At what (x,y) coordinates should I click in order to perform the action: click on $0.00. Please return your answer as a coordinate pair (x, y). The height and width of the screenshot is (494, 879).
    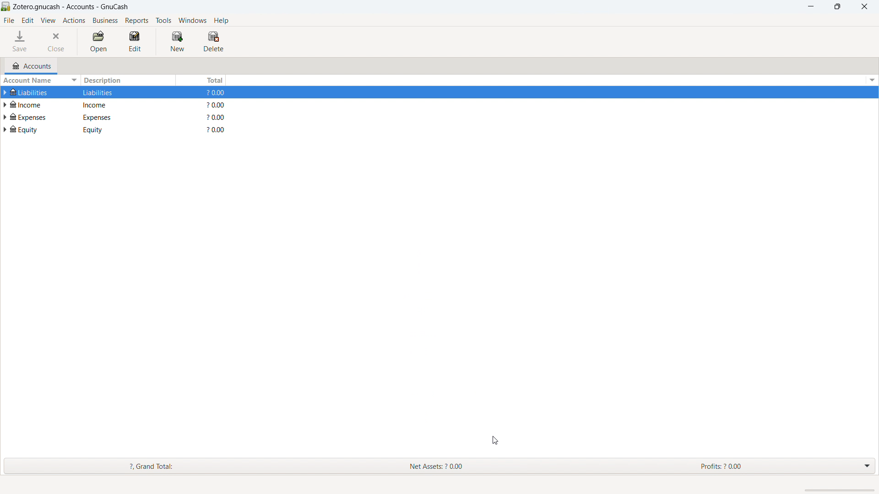
    Looking at the image, I should click on (217, 93).